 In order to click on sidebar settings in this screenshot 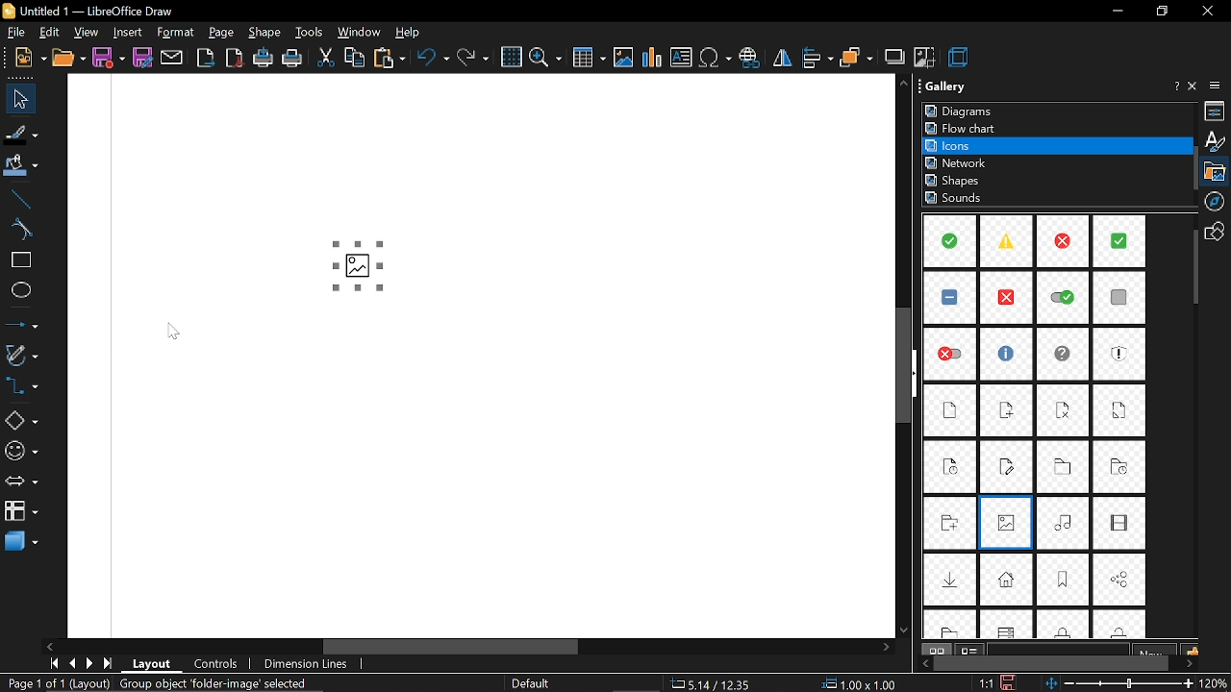, I will do `click(1218, 86)`.